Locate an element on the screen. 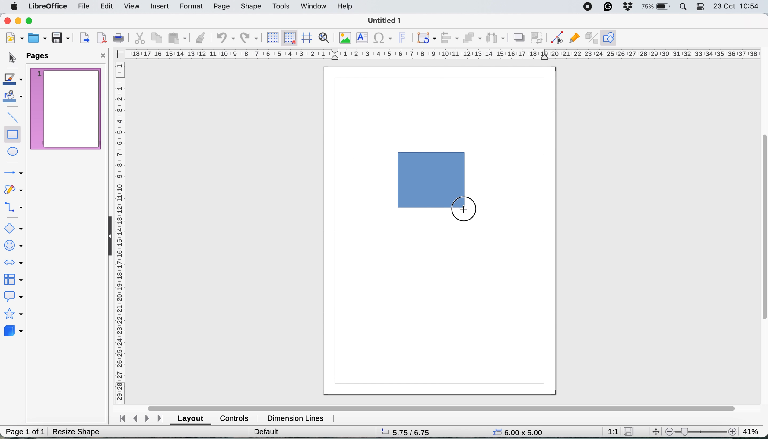  paste is located at coordinates (178, 39).